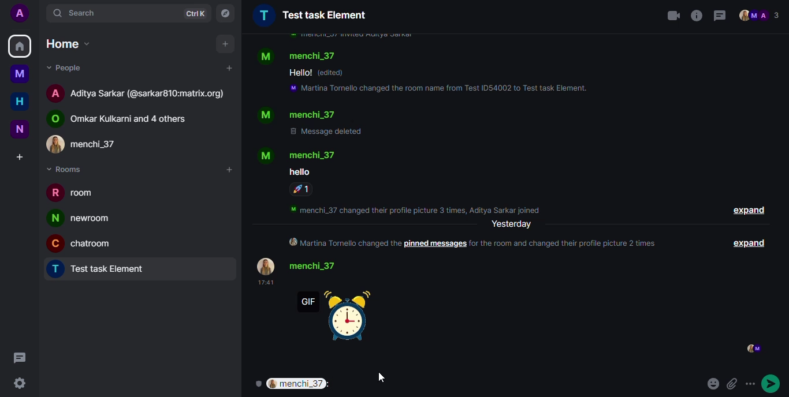 Image resolution: width=789 pixels, height=397 pixels. Describe the element at coordinates (225, 13) in the screenshot. I see `explore rooms` at that location.